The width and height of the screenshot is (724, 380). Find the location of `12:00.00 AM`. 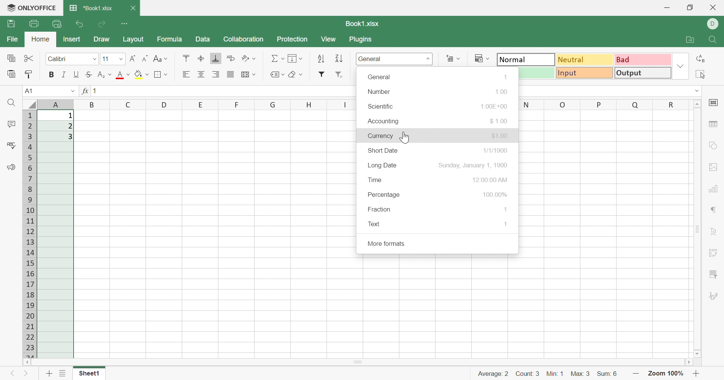

12:00.00 AM is located at coordinates (491, 179).